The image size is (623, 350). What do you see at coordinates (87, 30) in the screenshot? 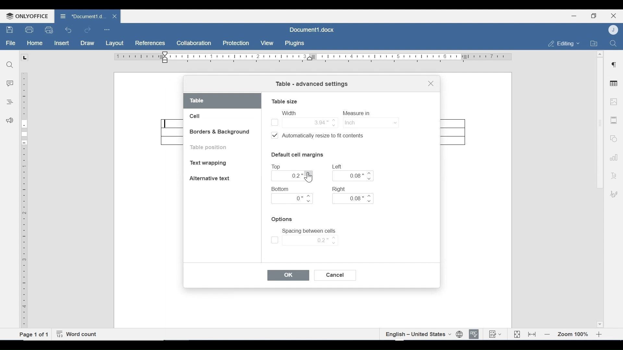
I see `Redo` at bounding box center [87, 30].